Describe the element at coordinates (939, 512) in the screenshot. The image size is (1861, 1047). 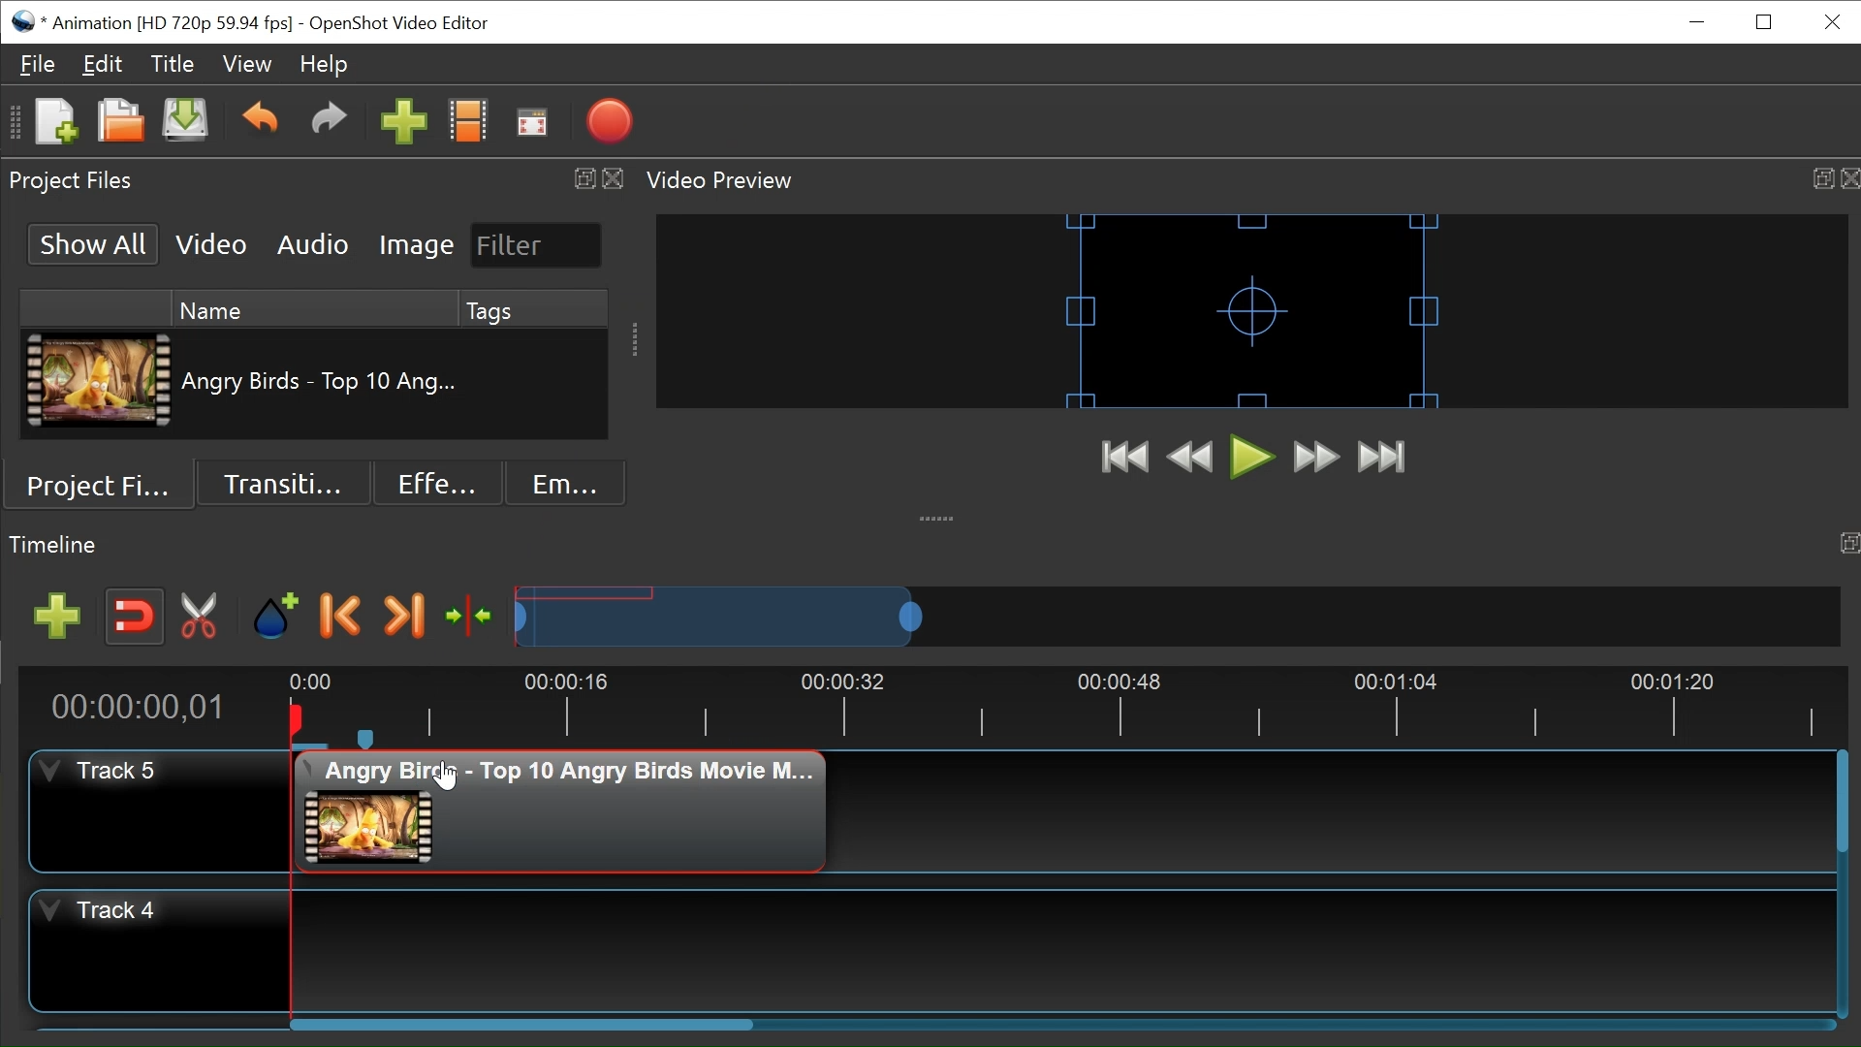
I see `collapse` at that location.